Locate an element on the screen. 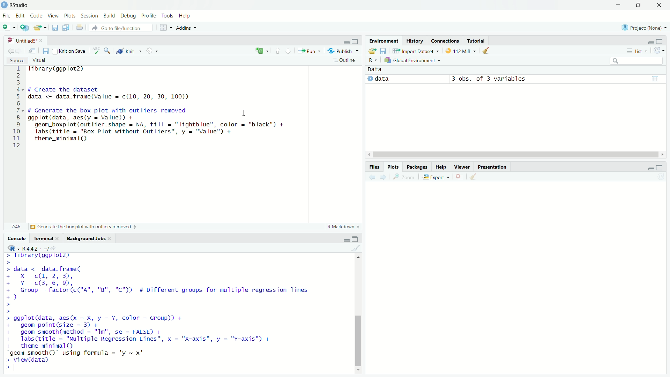  maximise is located at coordinates (660, 168).